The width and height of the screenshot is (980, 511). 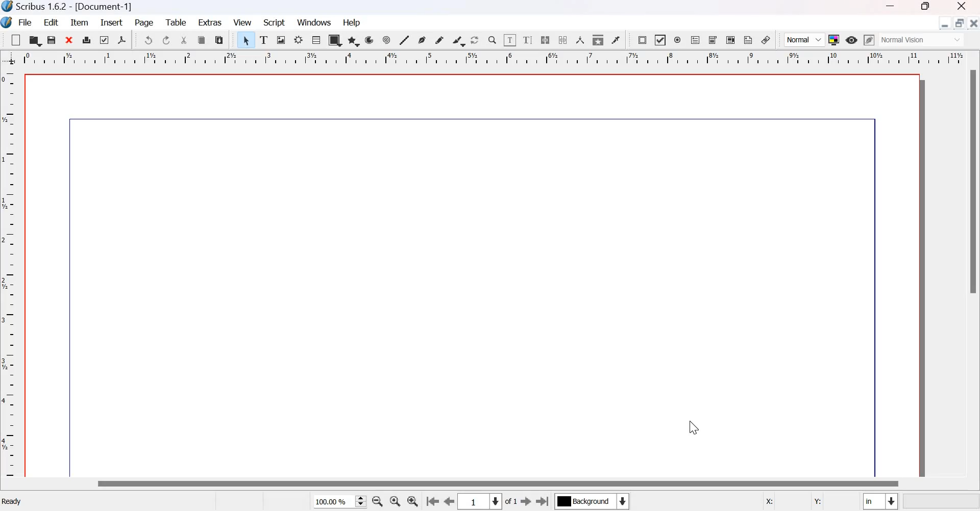 I want to click on preview mode, so click(x=851, y=40).